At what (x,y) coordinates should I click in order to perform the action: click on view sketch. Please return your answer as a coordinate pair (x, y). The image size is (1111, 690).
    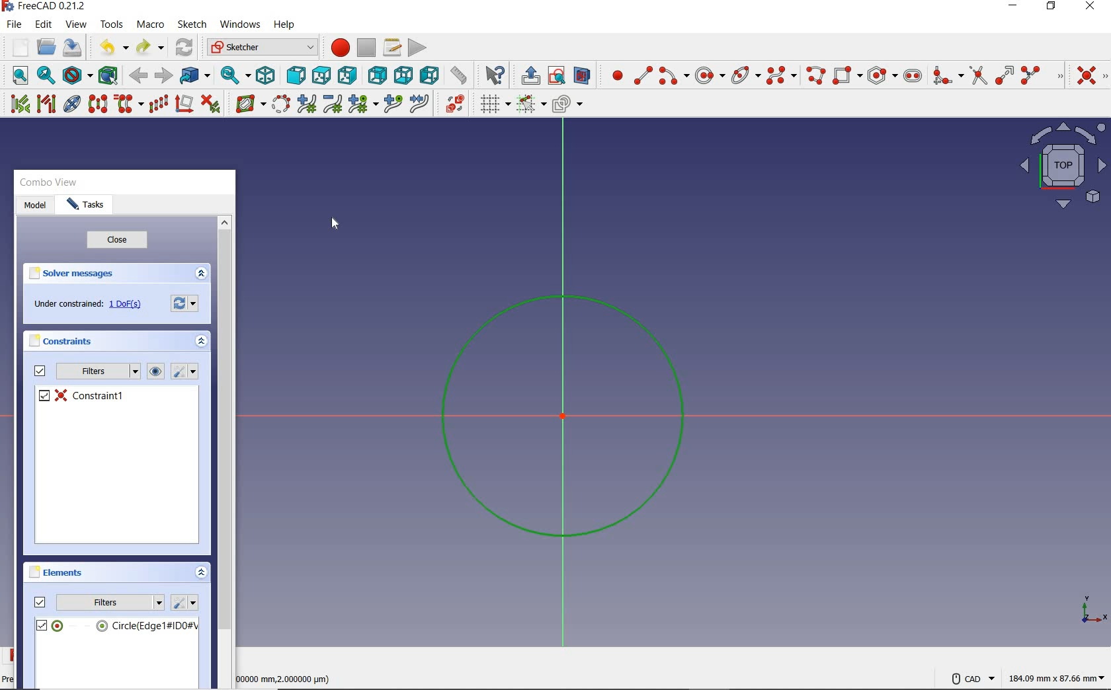
    Looking at the image, I should click on (555, 74).